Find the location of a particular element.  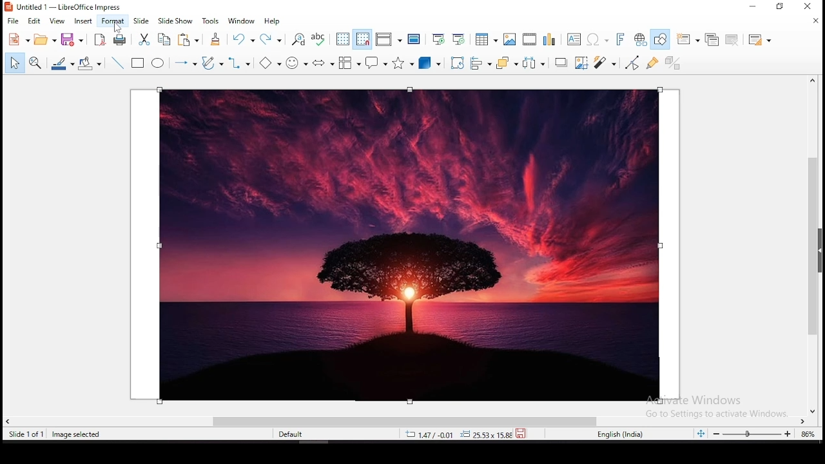

duplicate slide is located at coordinates (710, 39).